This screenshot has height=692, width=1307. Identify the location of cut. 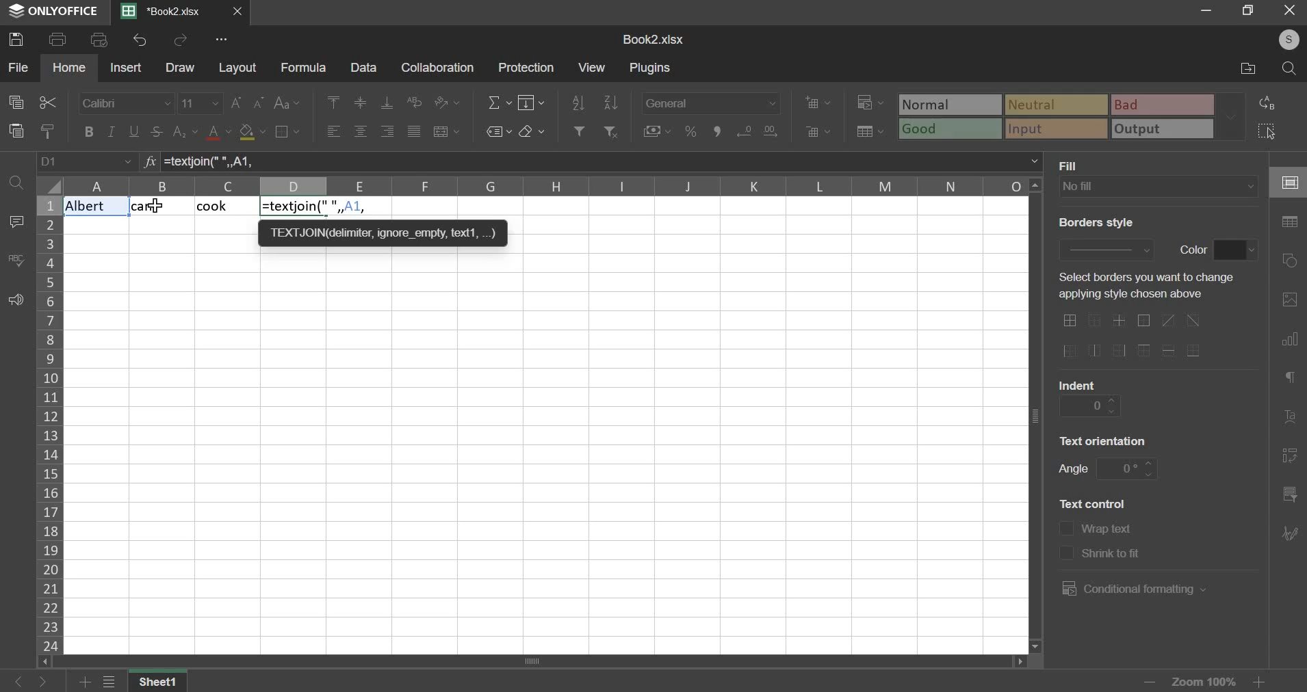
(47, 103).